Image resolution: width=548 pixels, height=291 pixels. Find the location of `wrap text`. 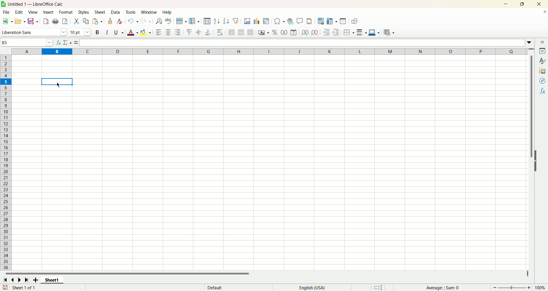

wrap text is located at coordinates (221, 32).